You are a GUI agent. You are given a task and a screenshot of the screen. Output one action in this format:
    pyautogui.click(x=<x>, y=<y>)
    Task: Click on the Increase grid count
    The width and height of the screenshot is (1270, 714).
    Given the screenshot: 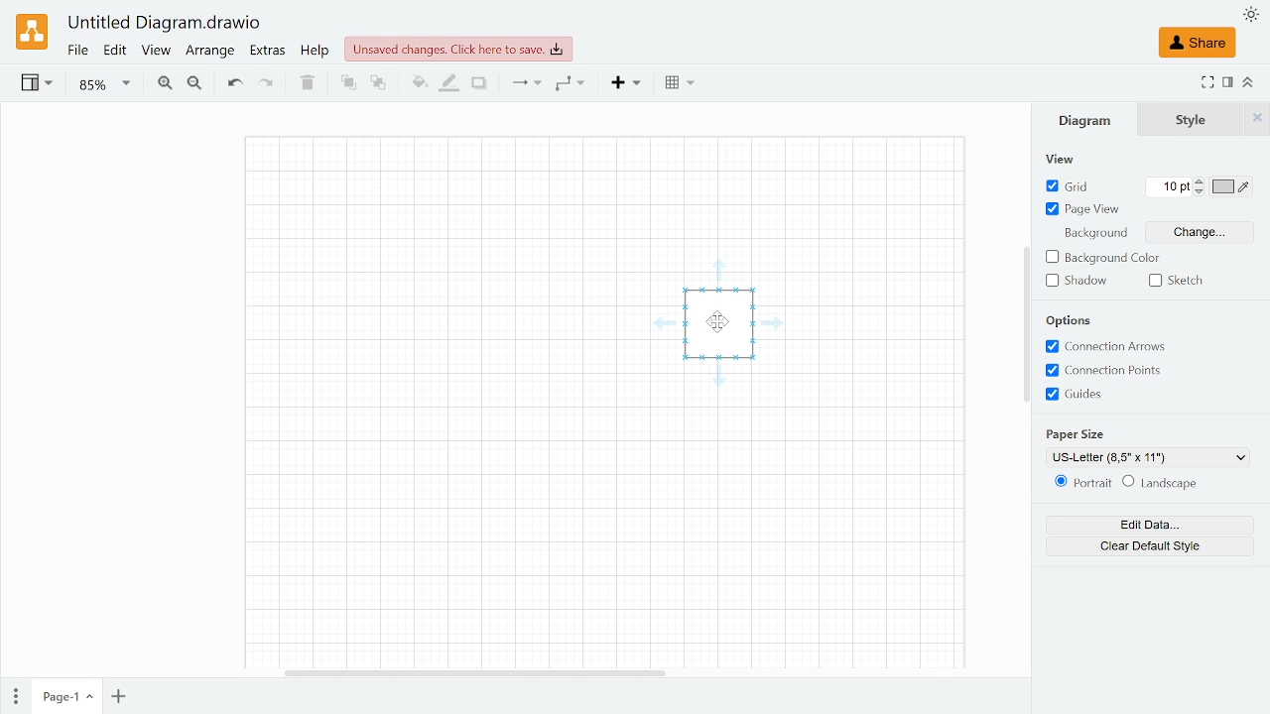 What is the action you would take?
    pyautogui.click(x=1203, y=180)
    